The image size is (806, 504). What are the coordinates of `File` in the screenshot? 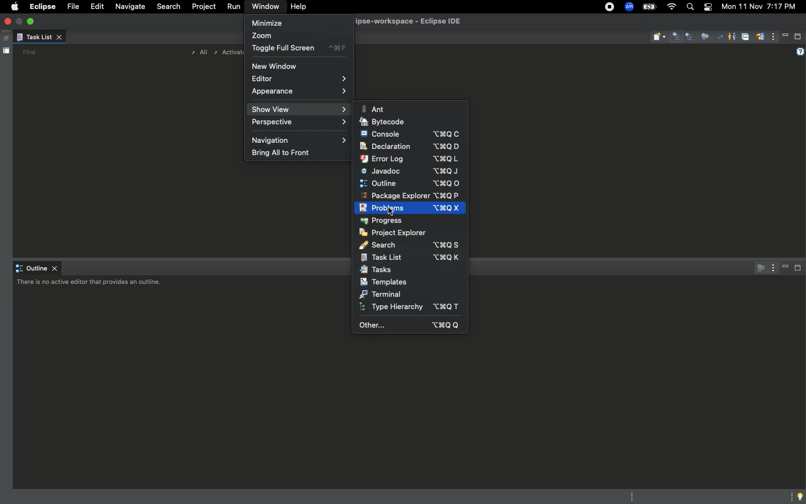 It's located at (72, 7).